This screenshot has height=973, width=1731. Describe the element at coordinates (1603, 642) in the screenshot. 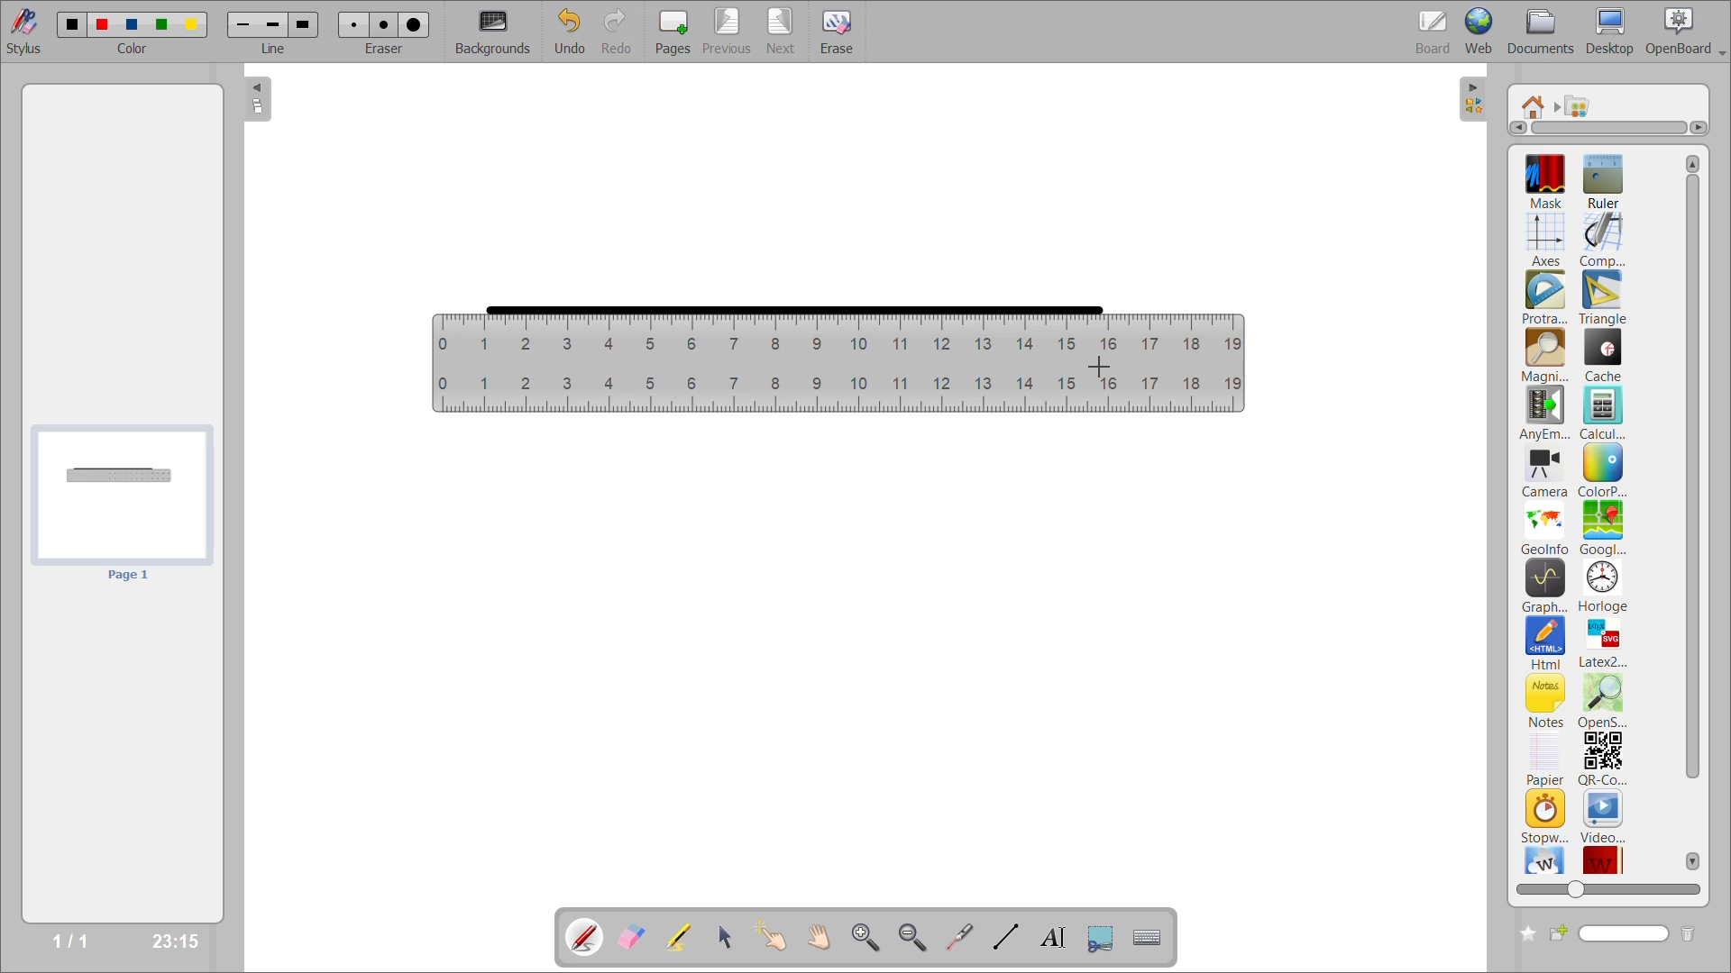

I see `latex2svg` at that location.